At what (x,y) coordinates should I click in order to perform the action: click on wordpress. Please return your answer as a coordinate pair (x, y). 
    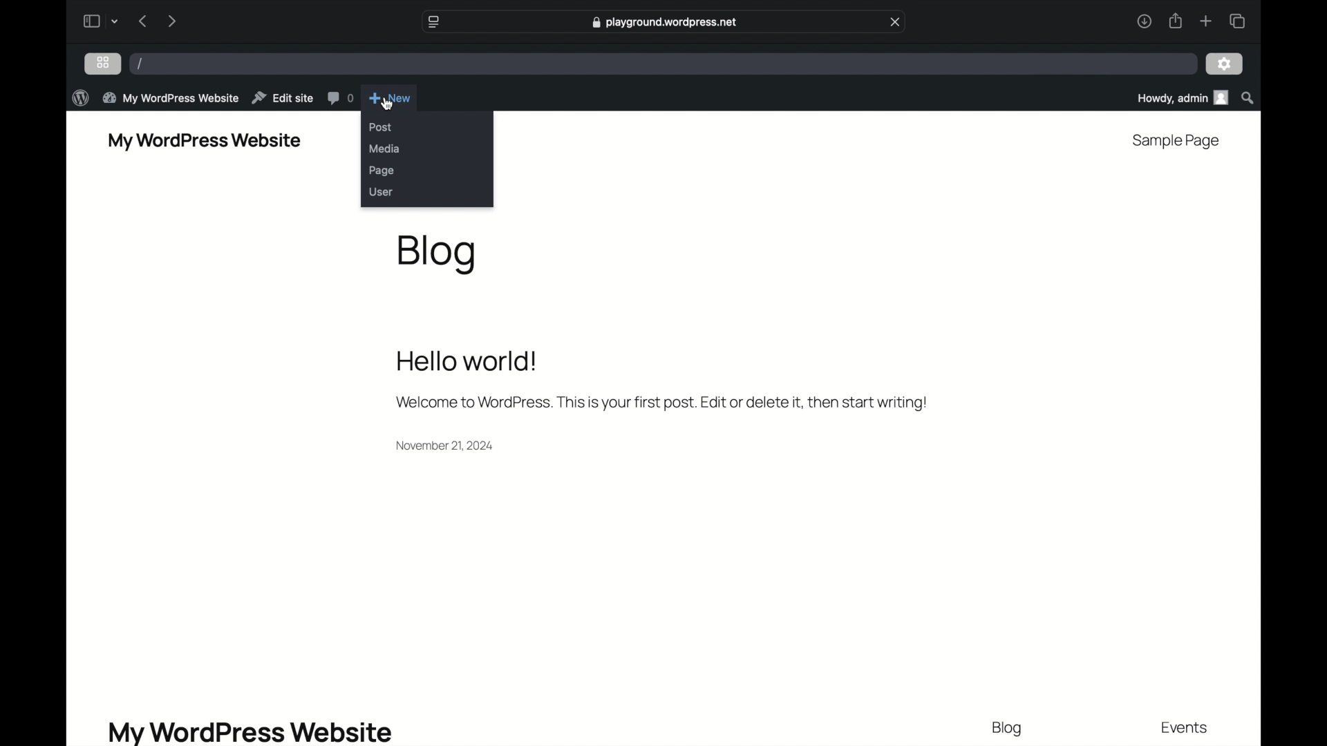
    Looking at the image, I should click on (78, 97).